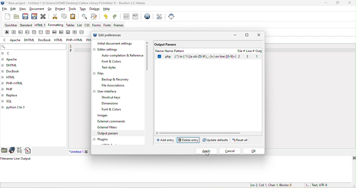 The height and width of the screenshot is (188, 356). Describe the element at coordinates (13, 89) in the screenshot. I see `php` at that location.